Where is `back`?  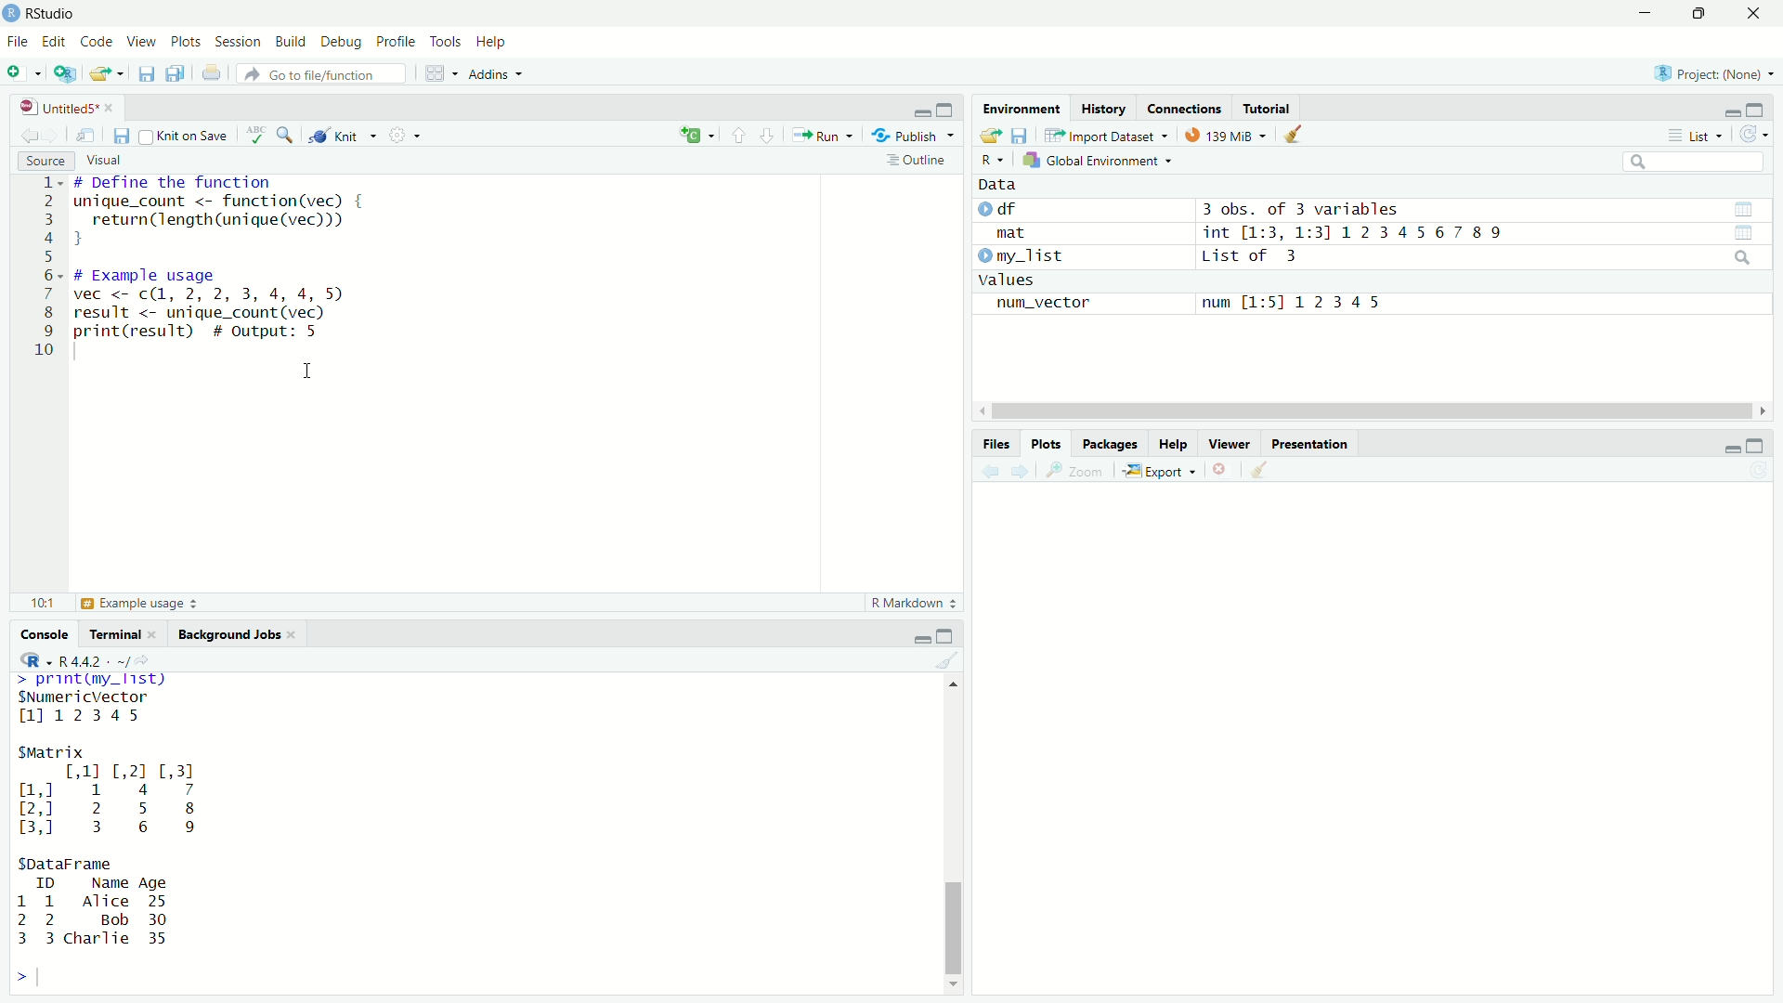 back is located at coordinates (993, 472).